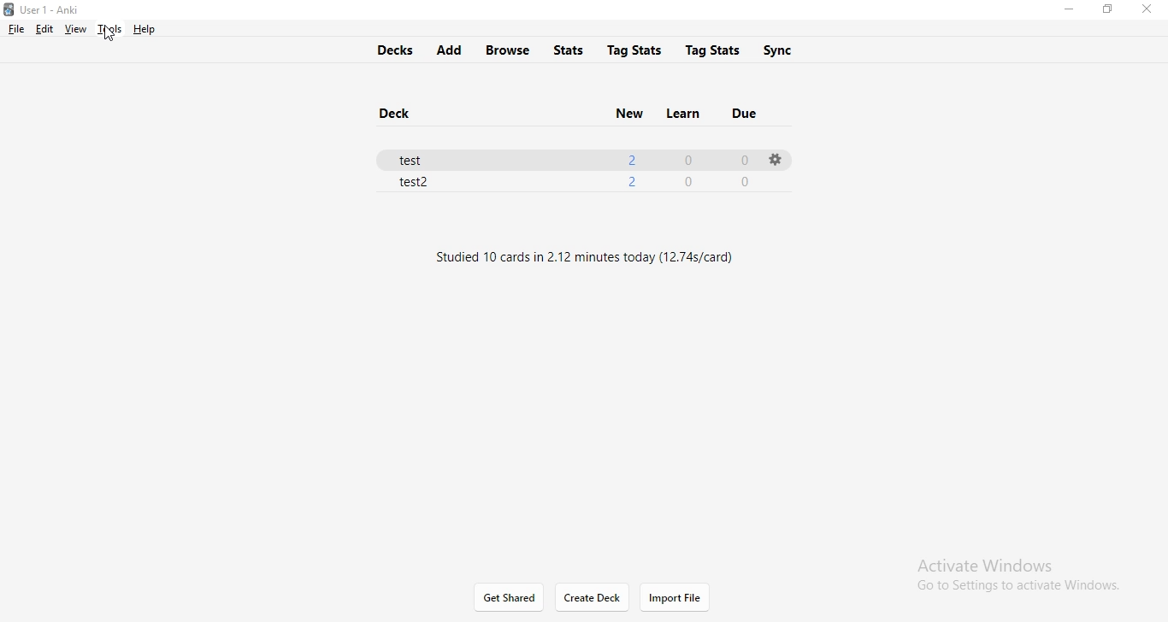 This screenshot has height=622, width=1168. Describe the element at coordinates (391, 48) in the screenshot. I see `decks` at that location.